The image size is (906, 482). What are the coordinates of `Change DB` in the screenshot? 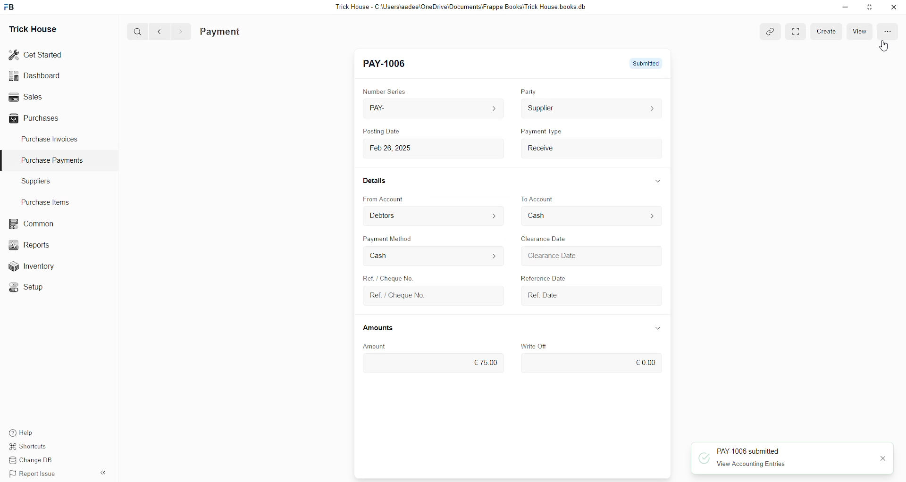 It's located at (31, 459).